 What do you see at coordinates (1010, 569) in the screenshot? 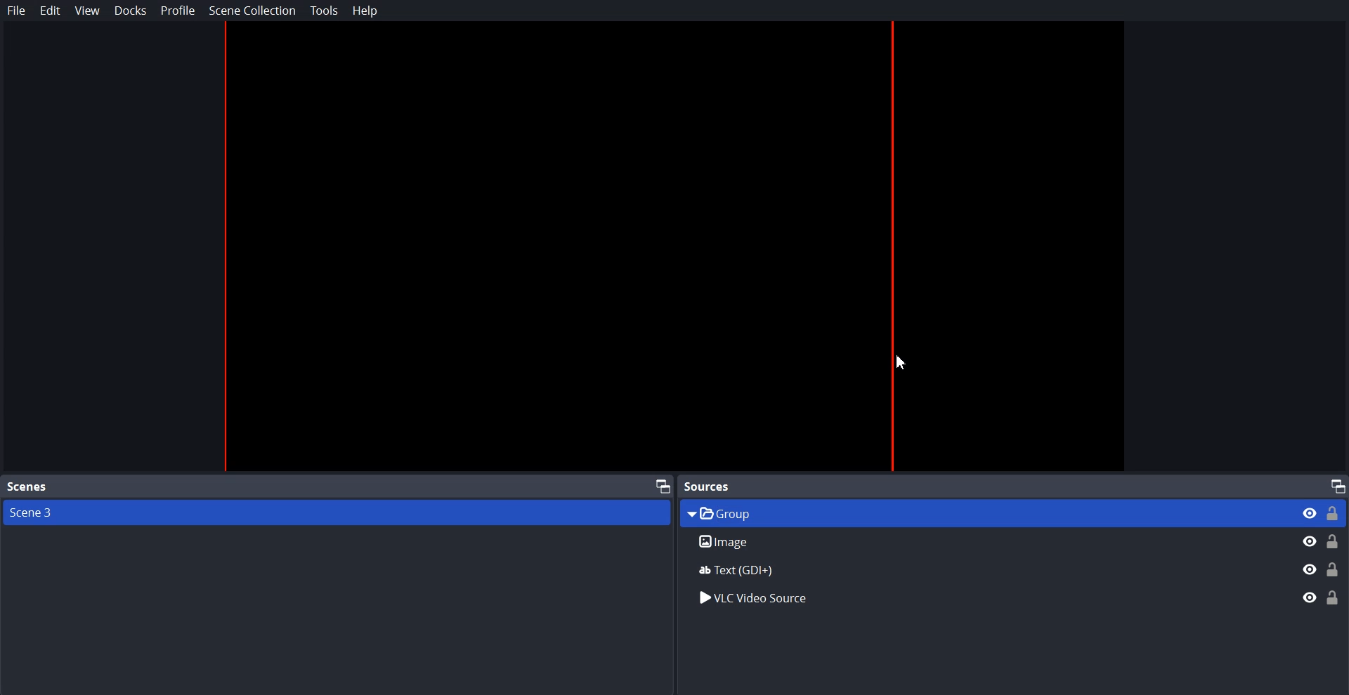
I see `` at bounding box center [1010, 569].